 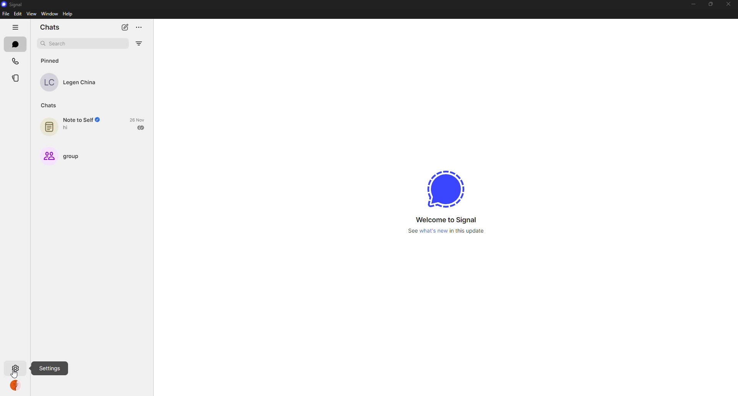 I want to click on minimize, so click(x=692, y=4).